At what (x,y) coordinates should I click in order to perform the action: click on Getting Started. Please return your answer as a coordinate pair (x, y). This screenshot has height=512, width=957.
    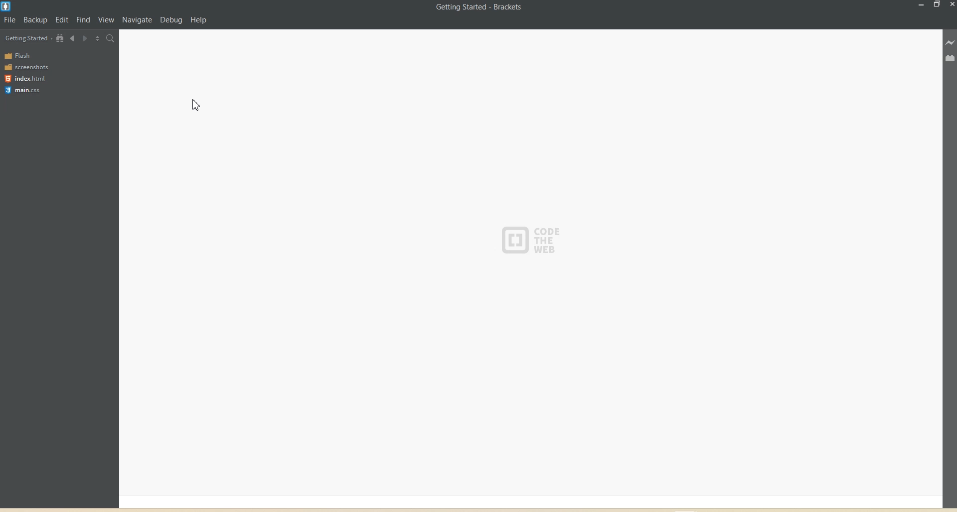
    Looking at the image, I should click on (28, 38).